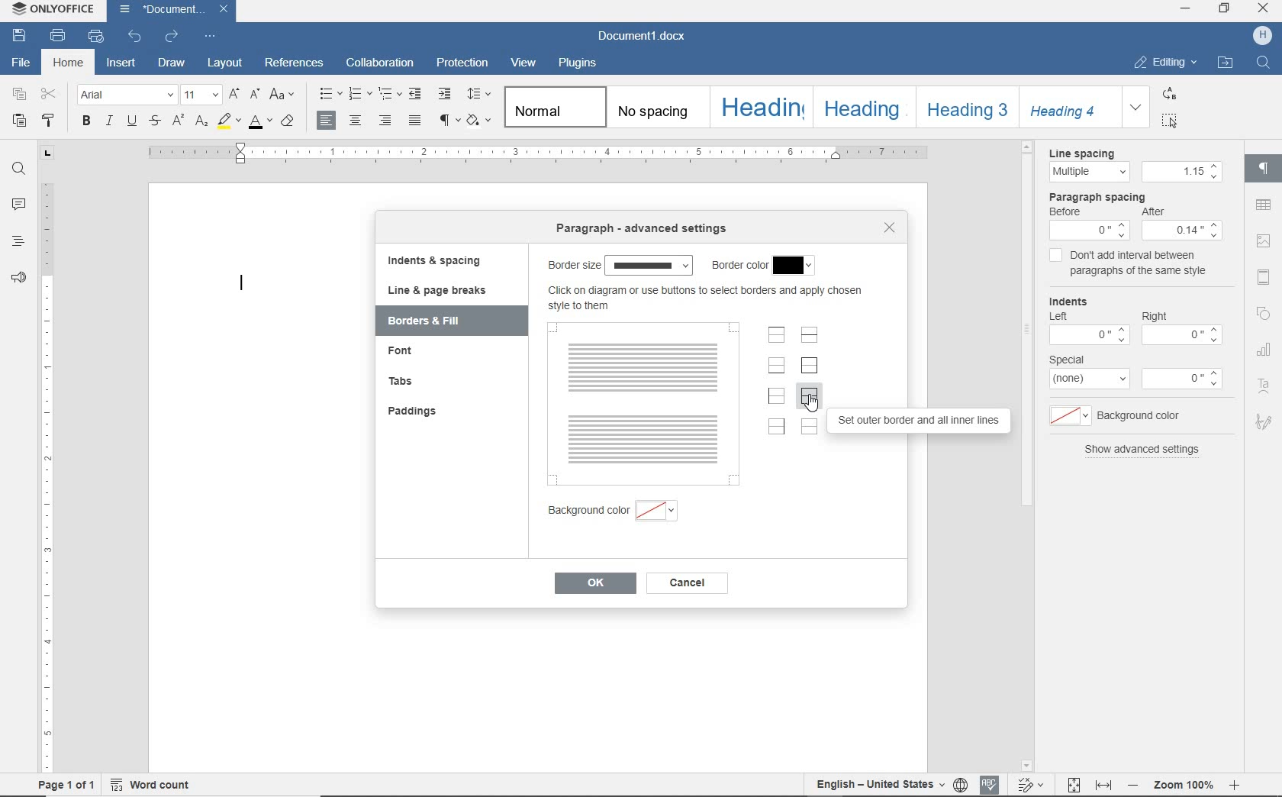 Image resolution: width=1282 pixels, height=797 pixels. Describe the element at coordinates (1266, 317) in the screenshot. I see `Shapes` at that location.